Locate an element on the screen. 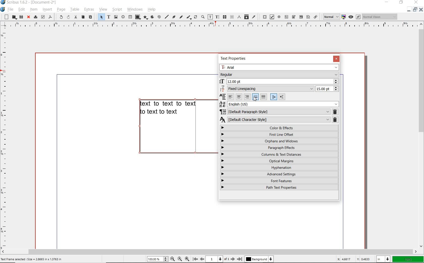 This screenshot has width=424, height=263. scrollbar is located at coordinates (421, 135).